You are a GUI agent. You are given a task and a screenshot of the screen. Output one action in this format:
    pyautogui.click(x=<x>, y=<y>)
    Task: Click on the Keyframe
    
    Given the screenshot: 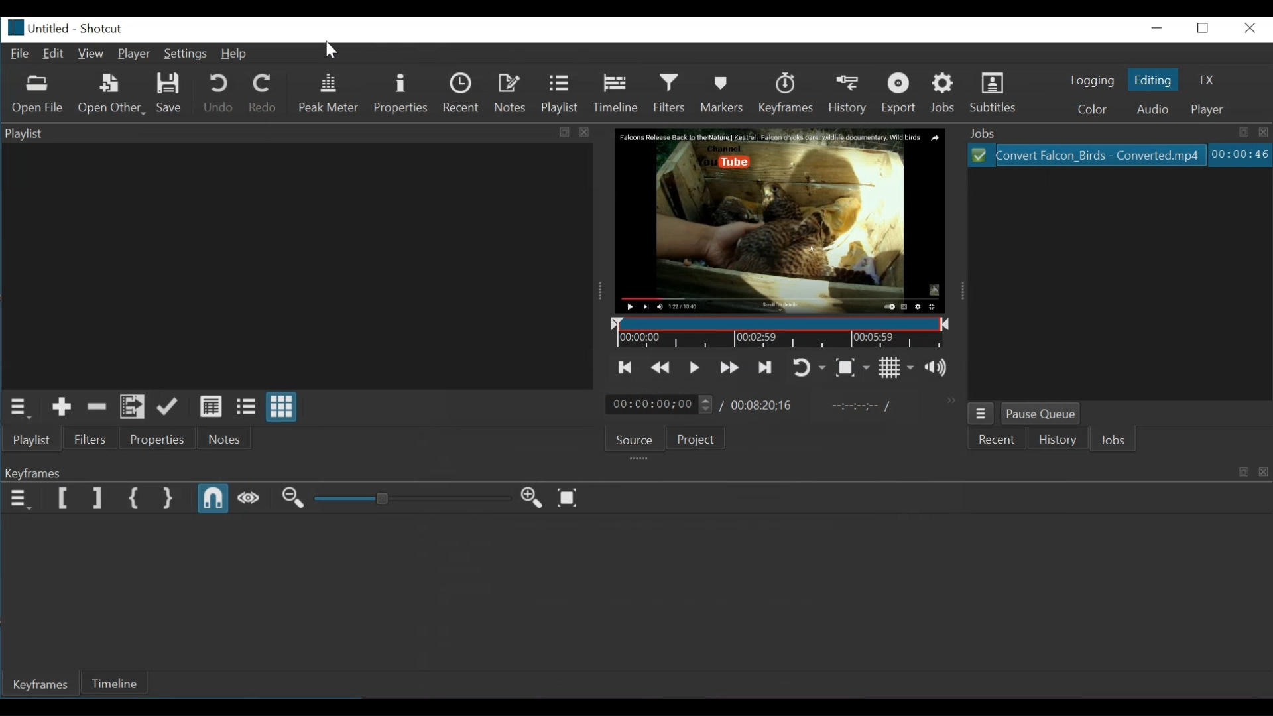 What is the action you would take?
    pyautogui.click(x=634, y=473)
    